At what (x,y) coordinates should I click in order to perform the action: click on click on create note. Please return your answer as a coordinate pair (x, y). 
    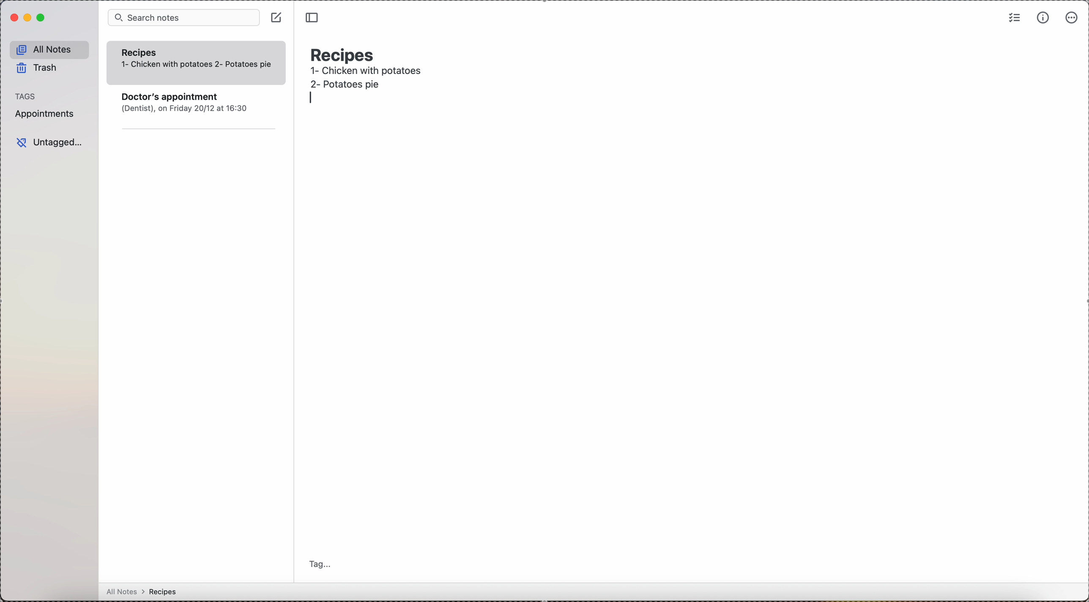
    Looking at the image, I should click on (276, 18).